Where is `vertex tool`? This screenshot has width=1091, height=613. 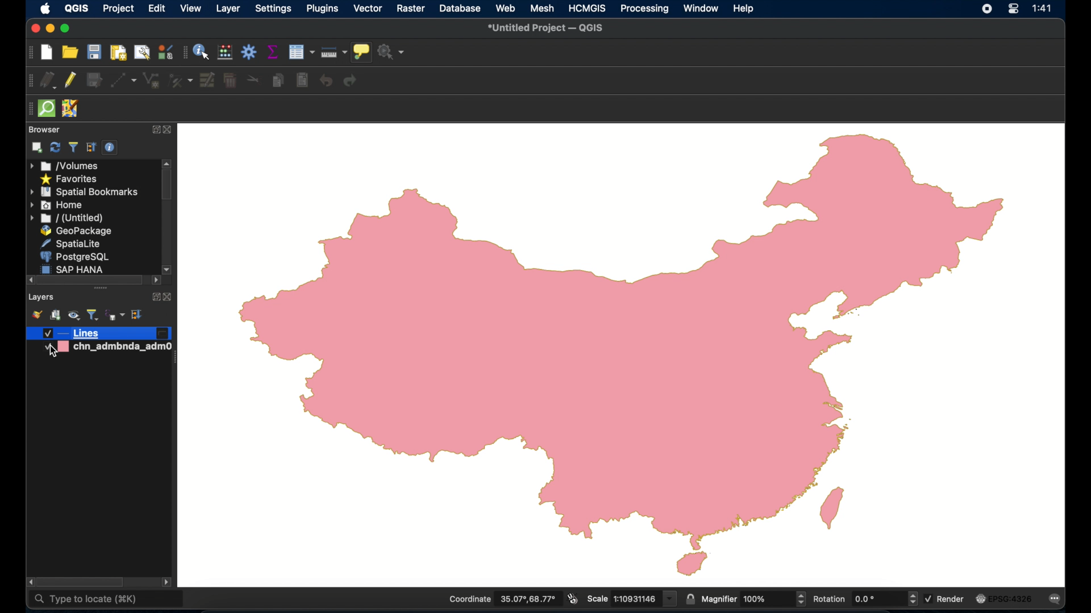 vertex tool is located at coordinates (181, 81).